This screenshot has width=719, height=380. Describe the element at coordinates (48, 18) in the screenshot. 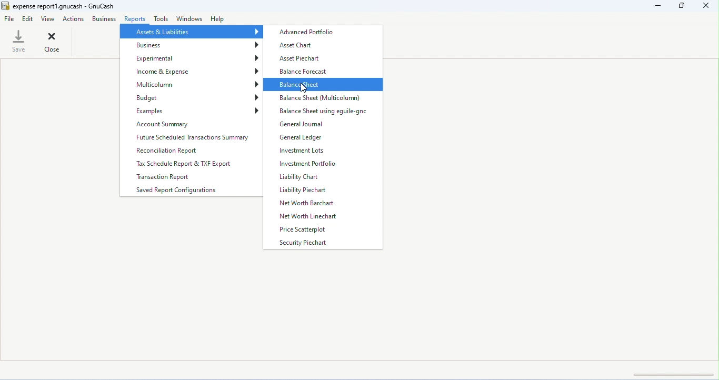

I see `view` at that location.